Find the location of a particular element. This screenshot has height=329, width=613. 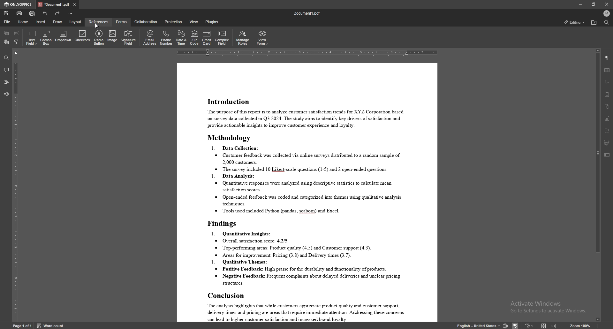

references is located at coordinates (99, 22).